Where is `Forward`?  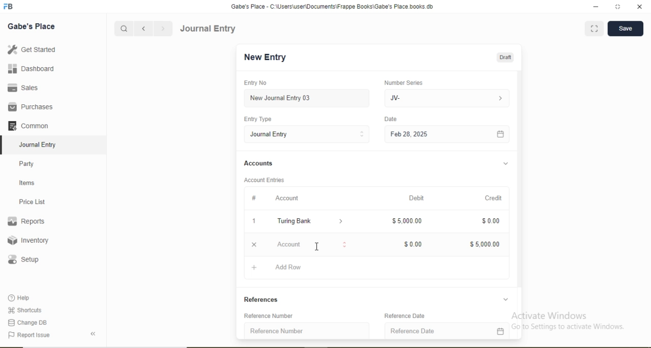 Forward is located at coordinates (163, 28).